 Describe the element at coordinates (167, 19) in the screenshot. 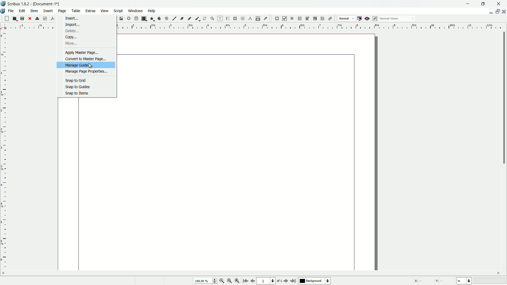

I see `spiral` at that location.